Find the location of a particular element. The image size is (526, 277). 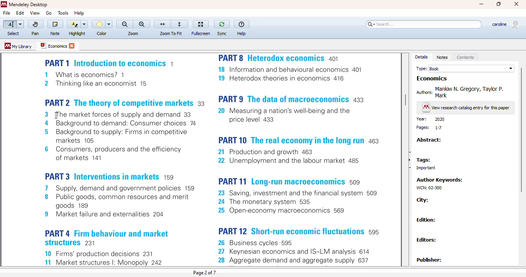

Pan is located at coordinates (35, 34).